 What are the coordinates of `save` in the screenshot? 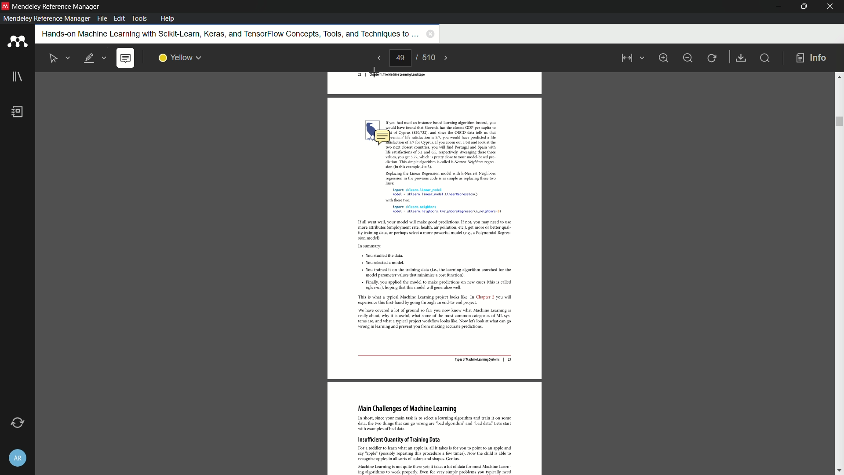 It's located at (742, 58).